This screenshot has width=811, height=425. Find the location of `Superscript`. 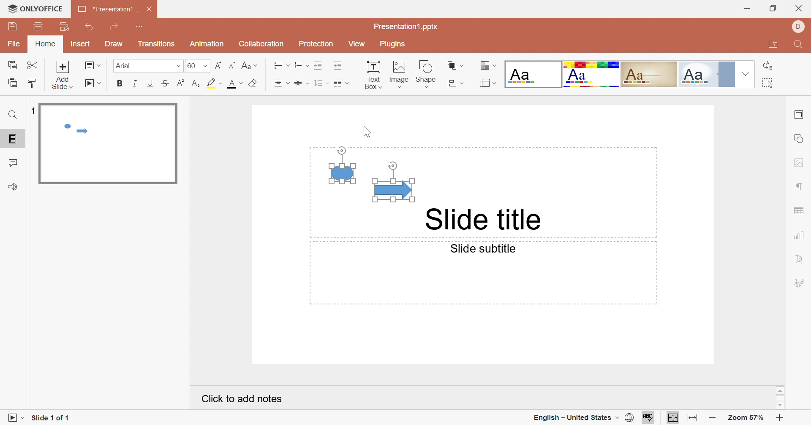

Superscript is located at coordinates (181, 83).